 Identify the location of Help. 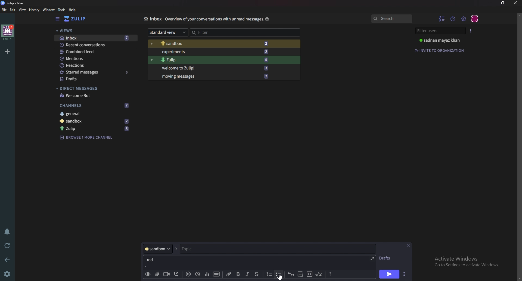
(268, 19).